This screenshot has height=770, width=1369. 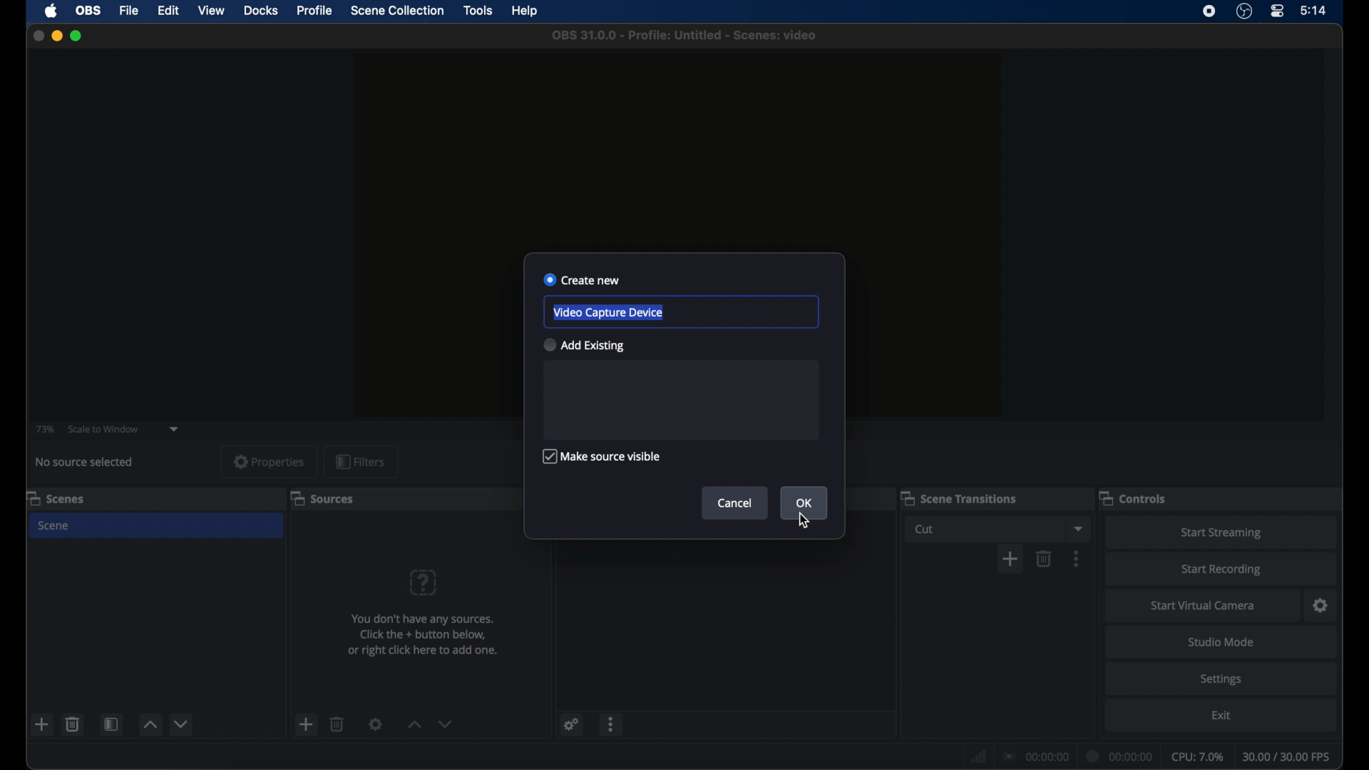 What do you see at coordinates (270, 463) in the screenshot?
I see `properties` at bounding box center [270, 463].